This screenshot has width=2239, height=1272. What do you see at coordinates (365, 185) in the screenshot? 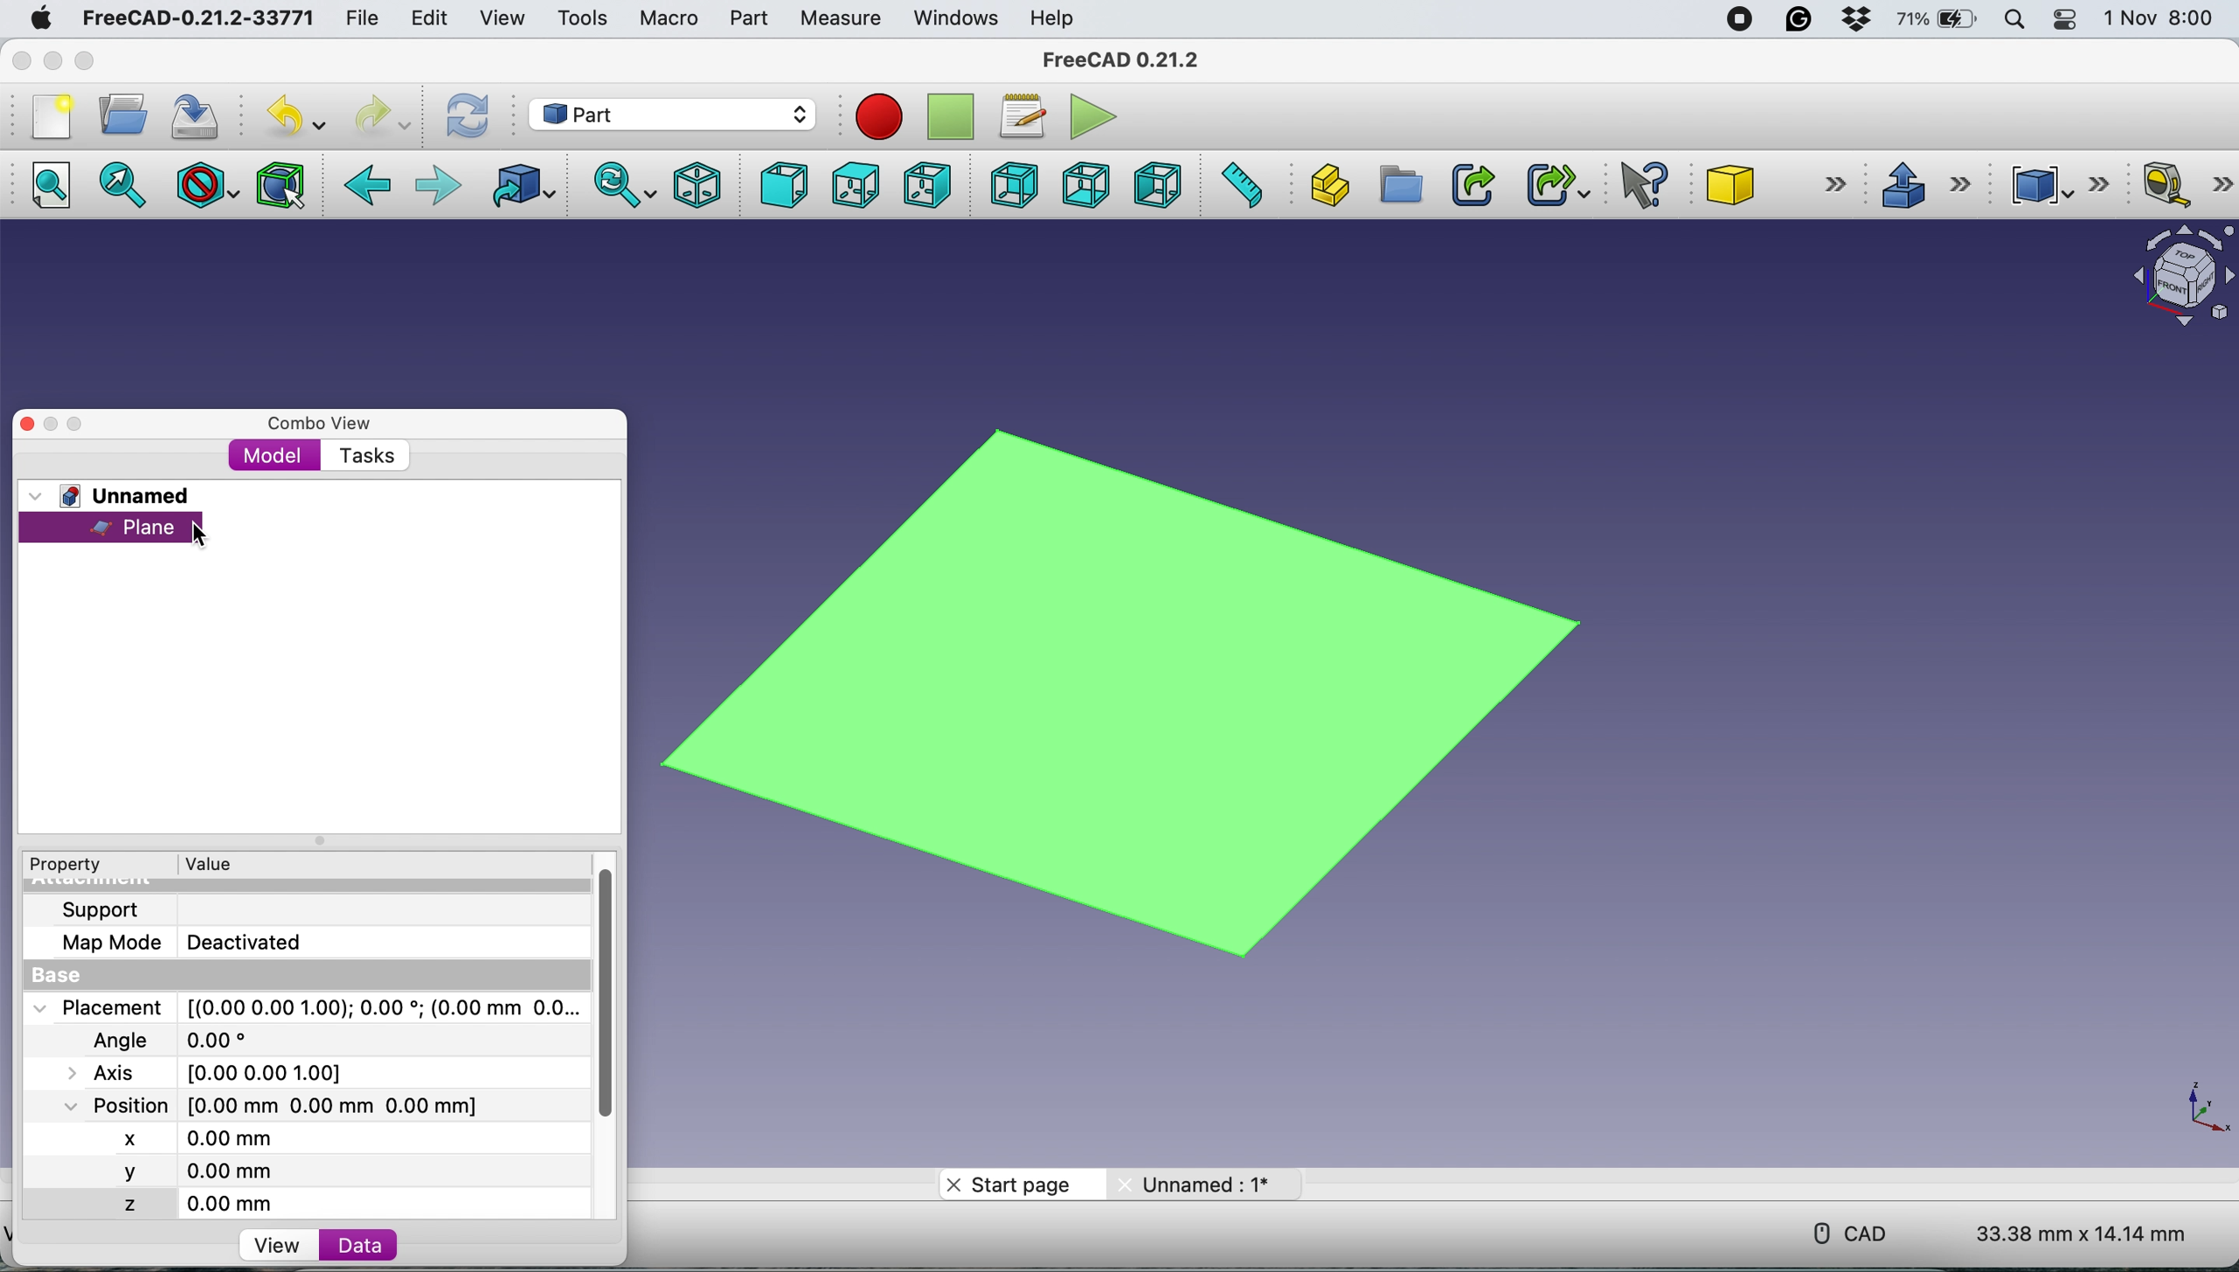
I see `backward` at bounding box center [365, 185].